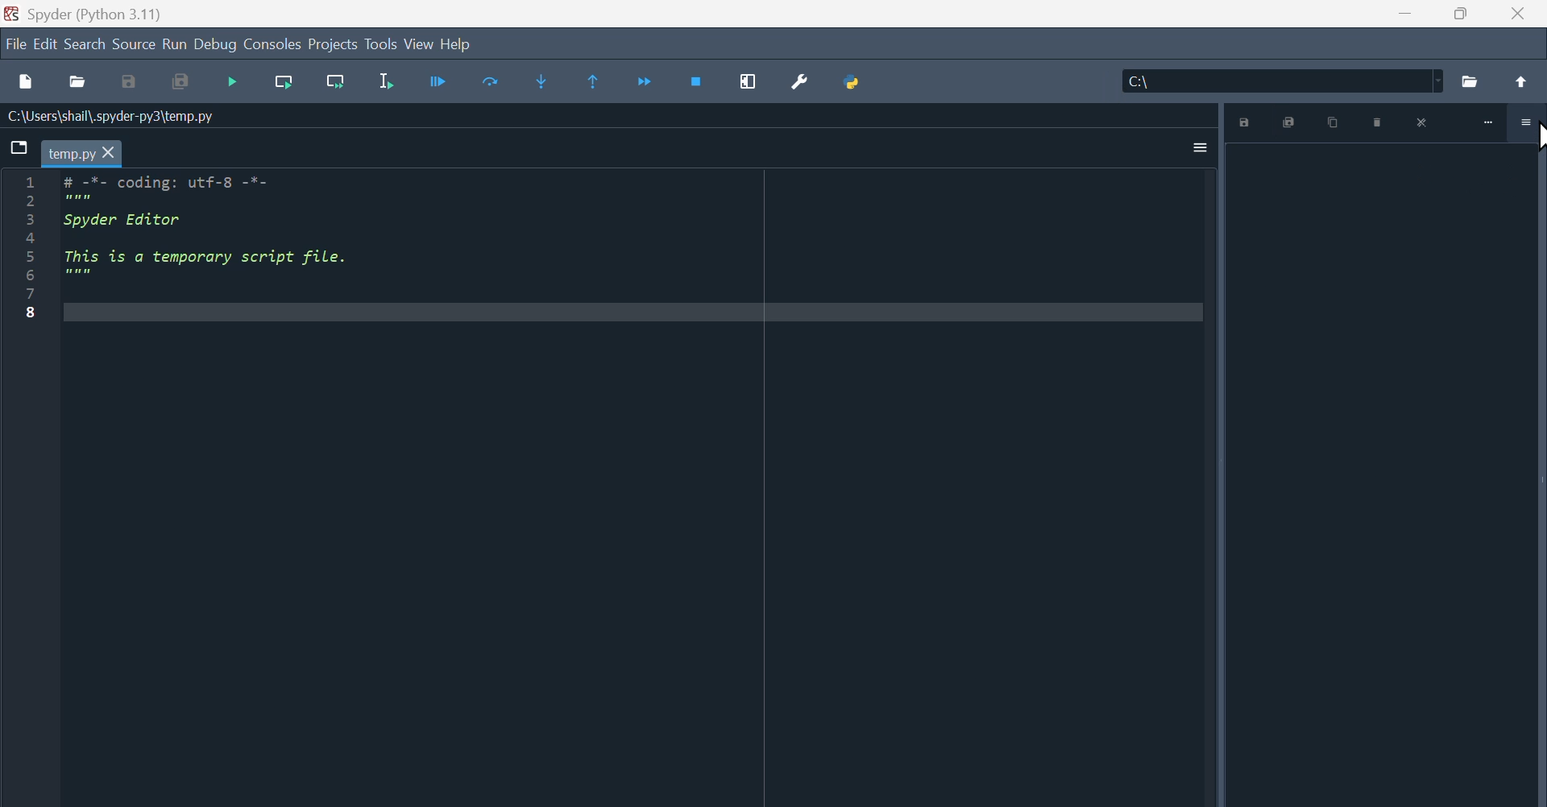 This screenshot has height=807, width=1547. What do you see at coordinates (1468, 81) in the screenshot?
I see `Folder` at bounding box center [1468, 81].